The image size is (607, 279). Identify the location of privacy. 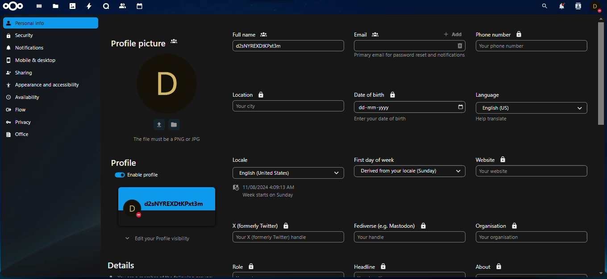
(50, 123).